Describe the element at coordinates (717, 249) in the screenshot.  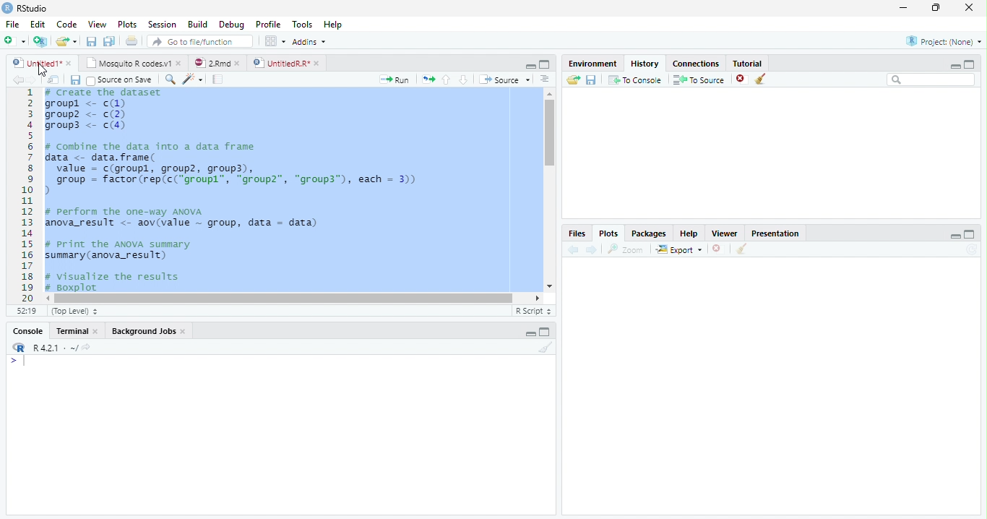
I see `Delete` at that location.